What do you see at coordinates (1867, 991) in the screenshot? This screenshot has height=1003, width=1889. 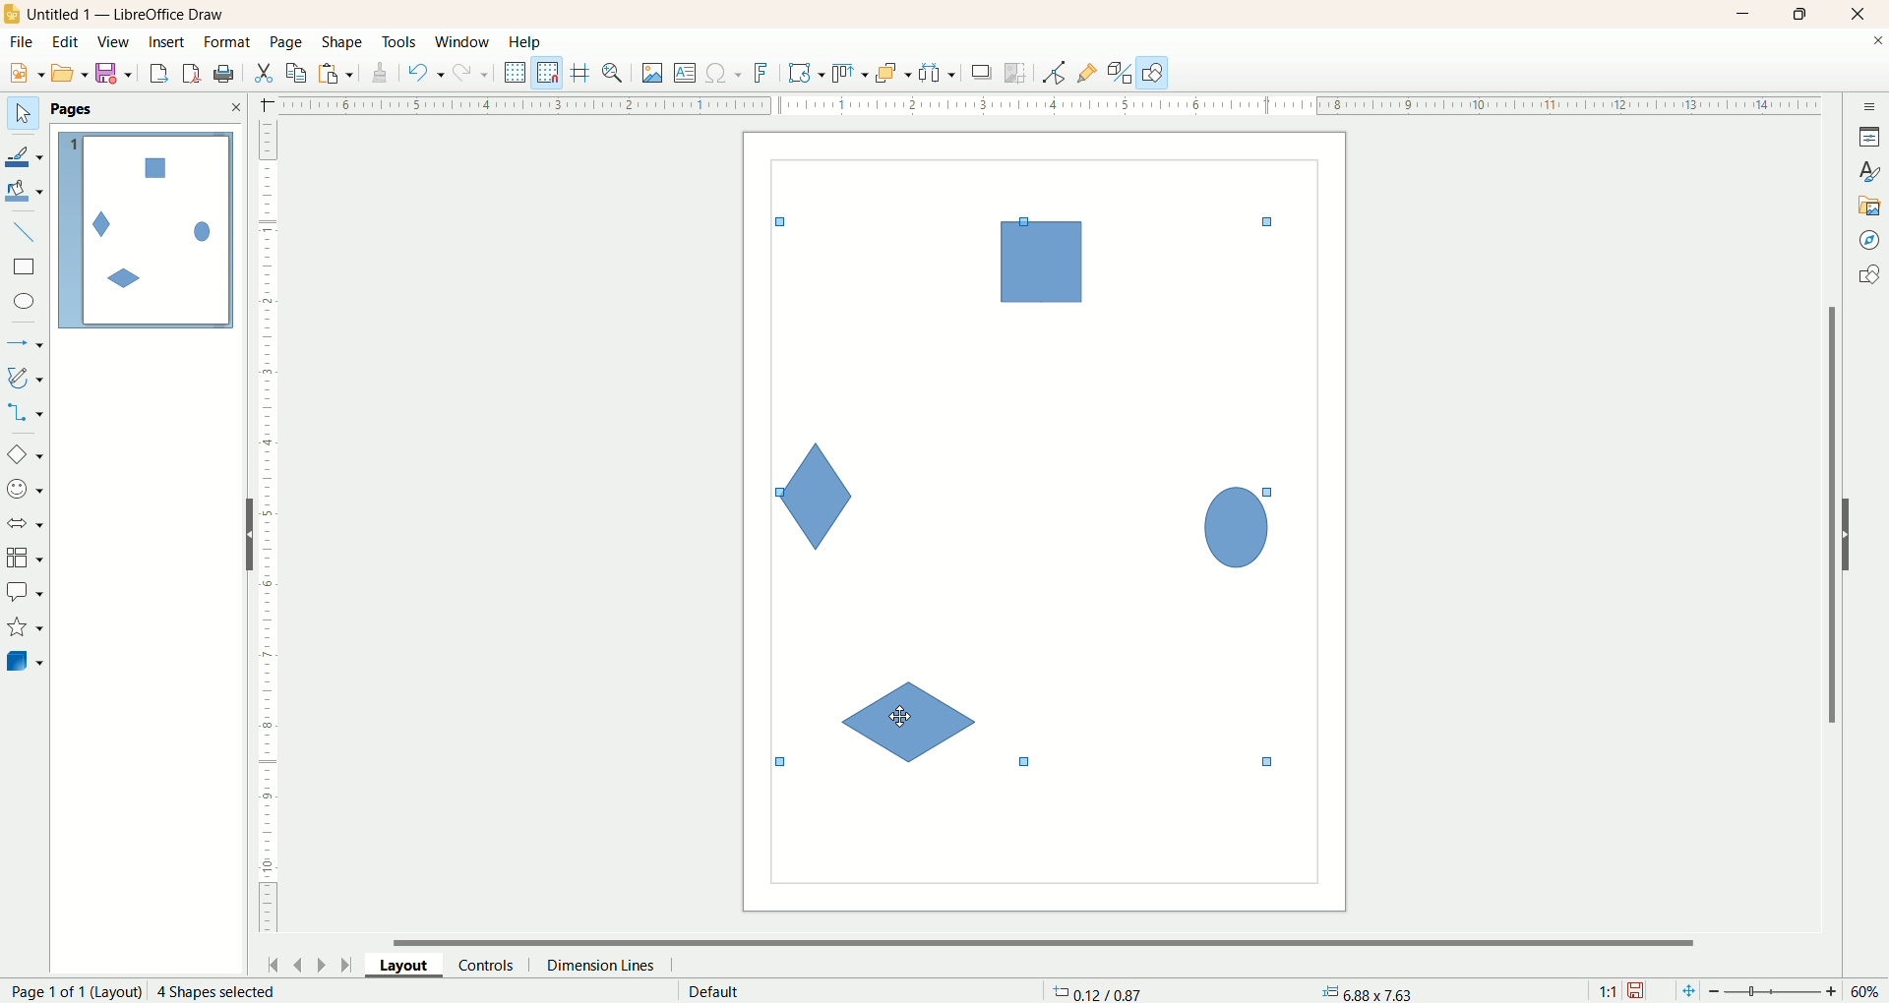 I see `zoom percent` at bounding box center [1867, 991].